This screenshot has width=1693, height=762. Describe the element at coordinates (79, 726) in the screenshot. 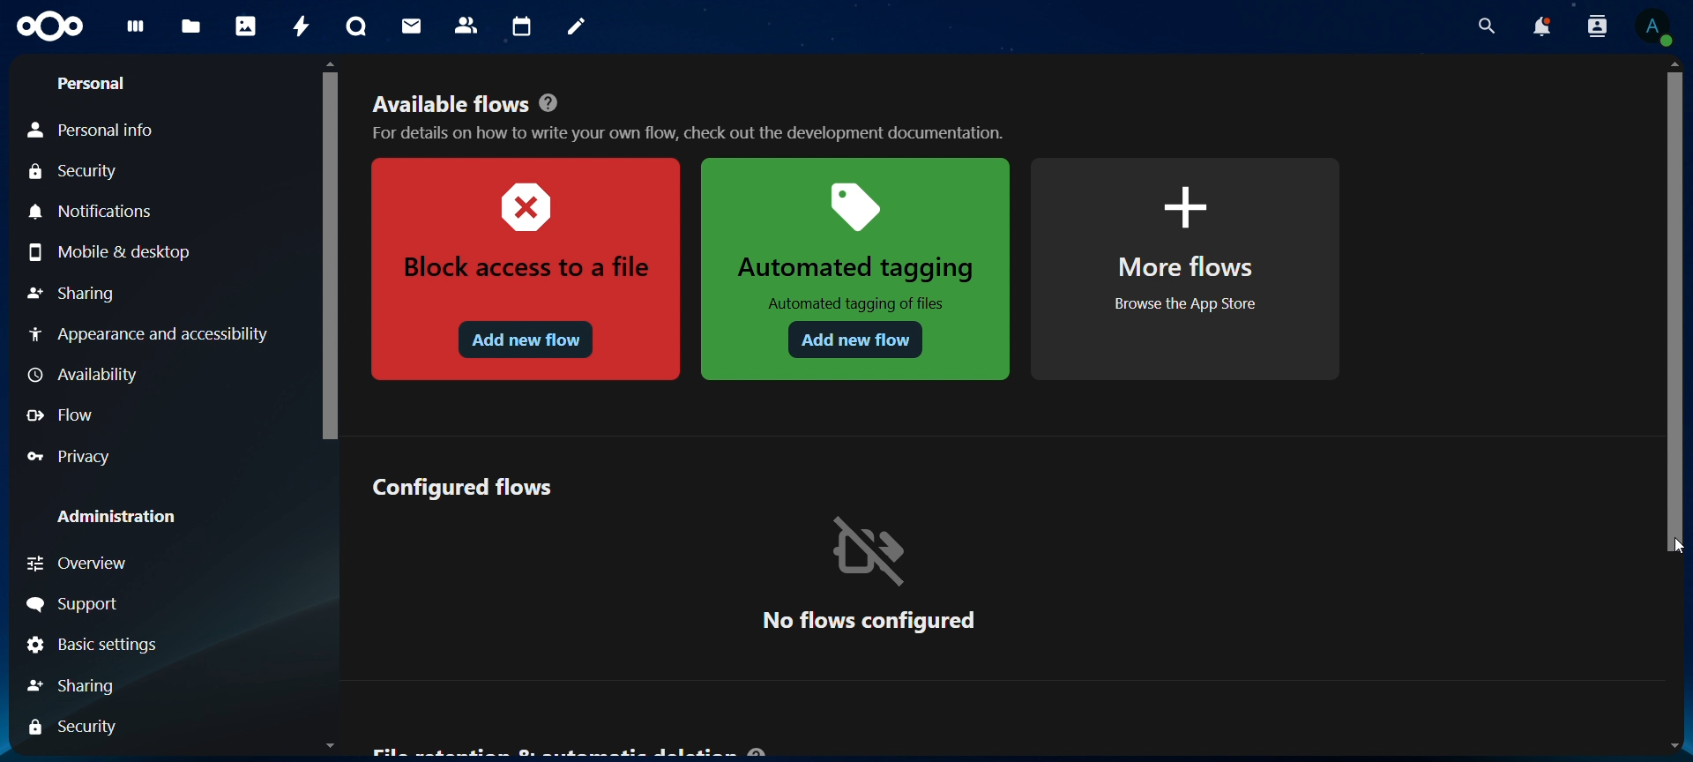

I see `security` at that location.